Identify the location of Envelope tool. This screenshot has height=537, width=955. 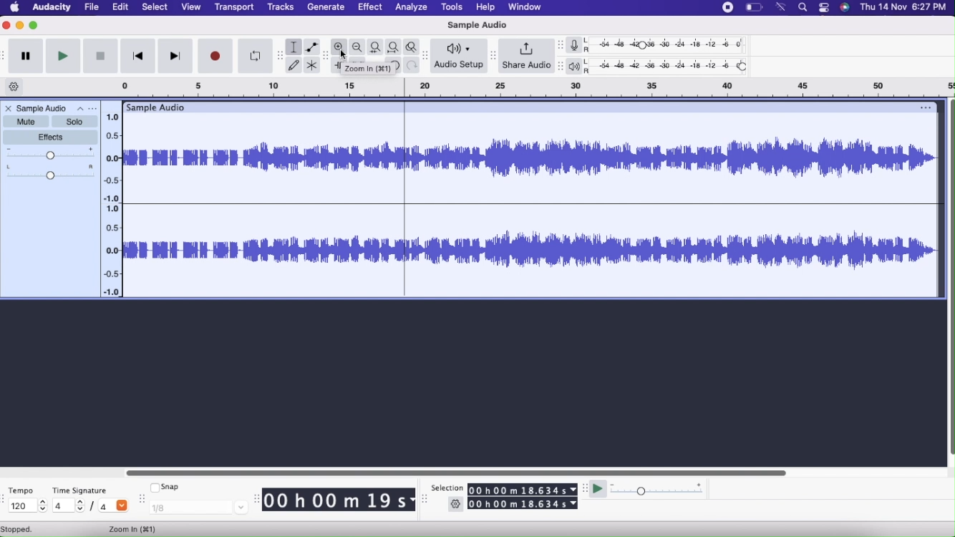
(314, 47).